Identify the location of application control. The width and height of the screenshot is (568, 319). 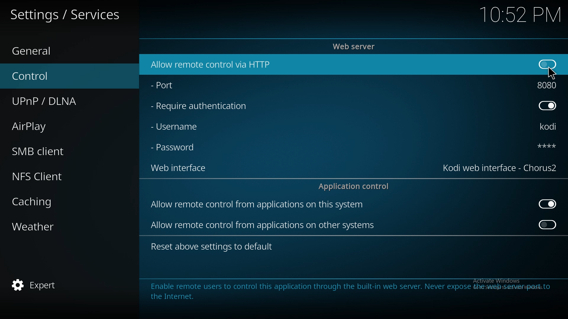
(356, 186).